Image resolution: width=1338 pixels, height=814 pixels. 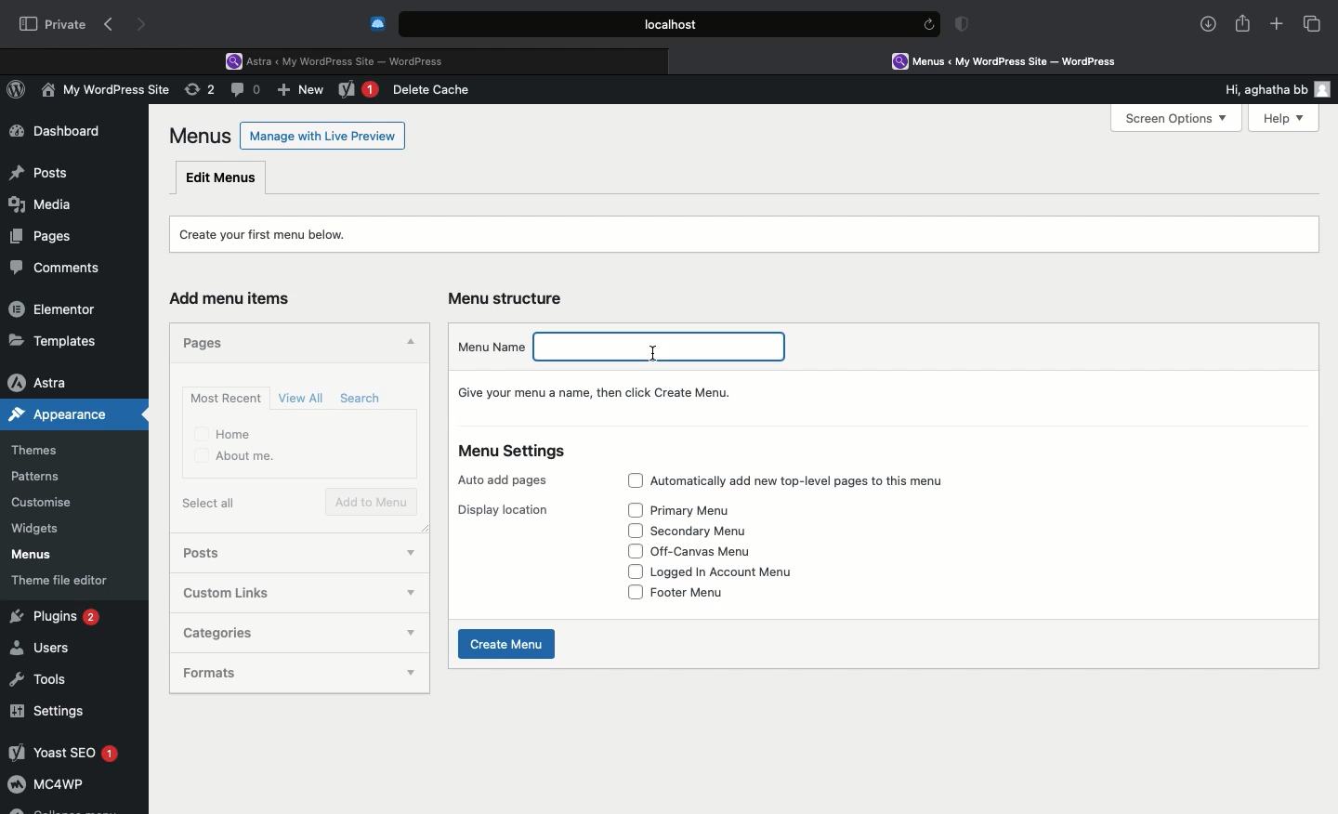 What do you see at coordinates (515, 452) in the screenshot?
I see `Menu settings` at bounding box center [515, 452].